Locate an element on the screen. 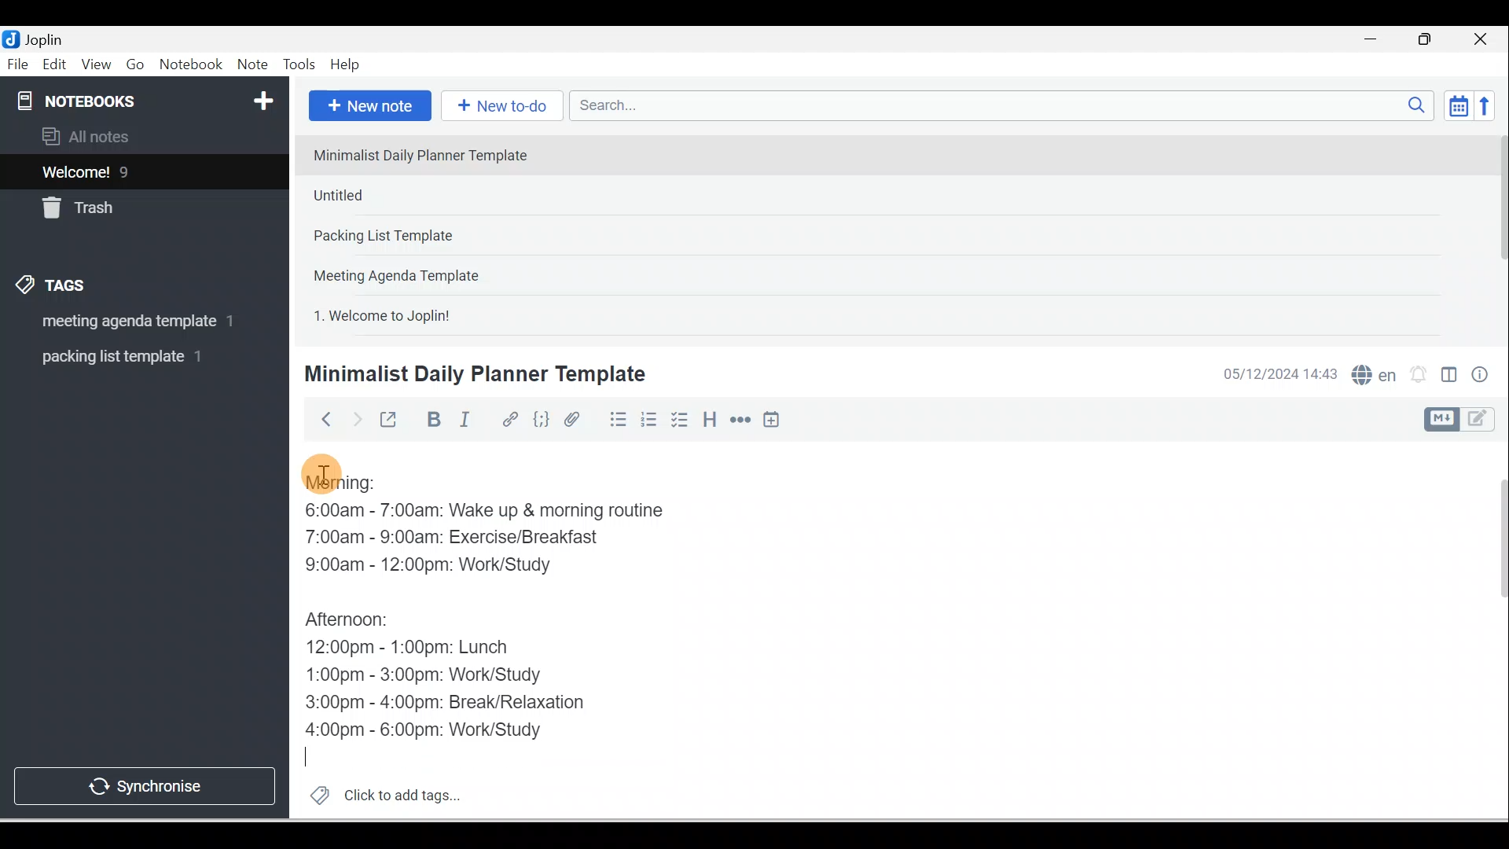  Edit is located at coordinates (56, 65).